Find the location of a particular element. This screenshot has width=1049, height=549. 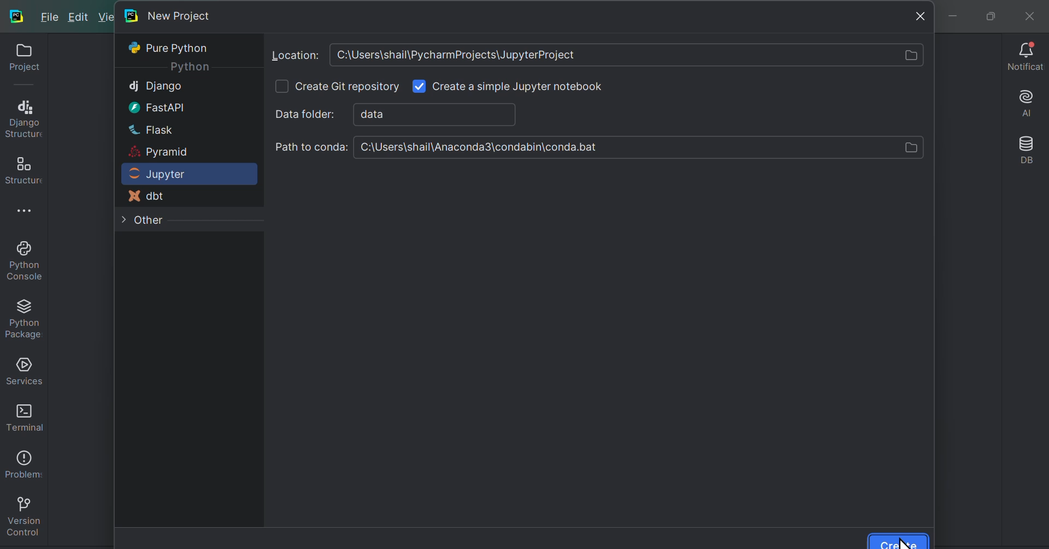

Edit is located at coordinates (82, 17).